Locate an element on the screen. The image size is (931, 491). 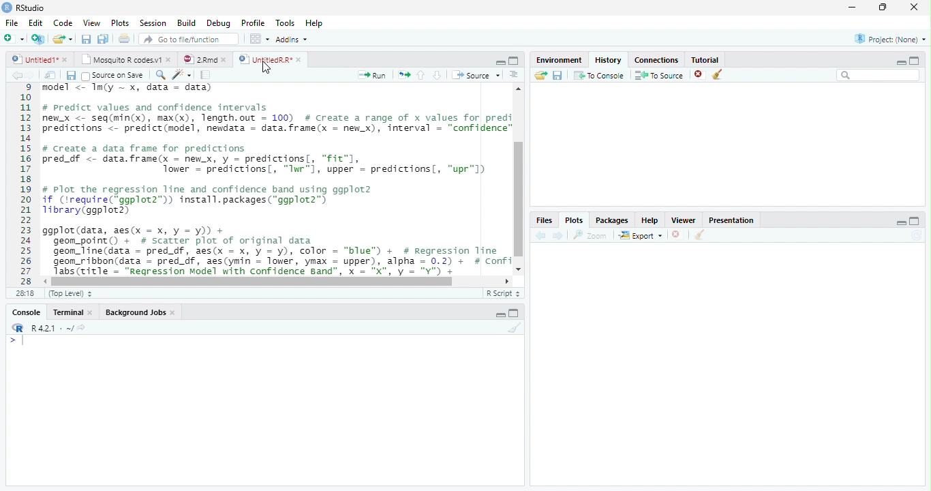
Open an existing file is located at coordinates (65, 40).